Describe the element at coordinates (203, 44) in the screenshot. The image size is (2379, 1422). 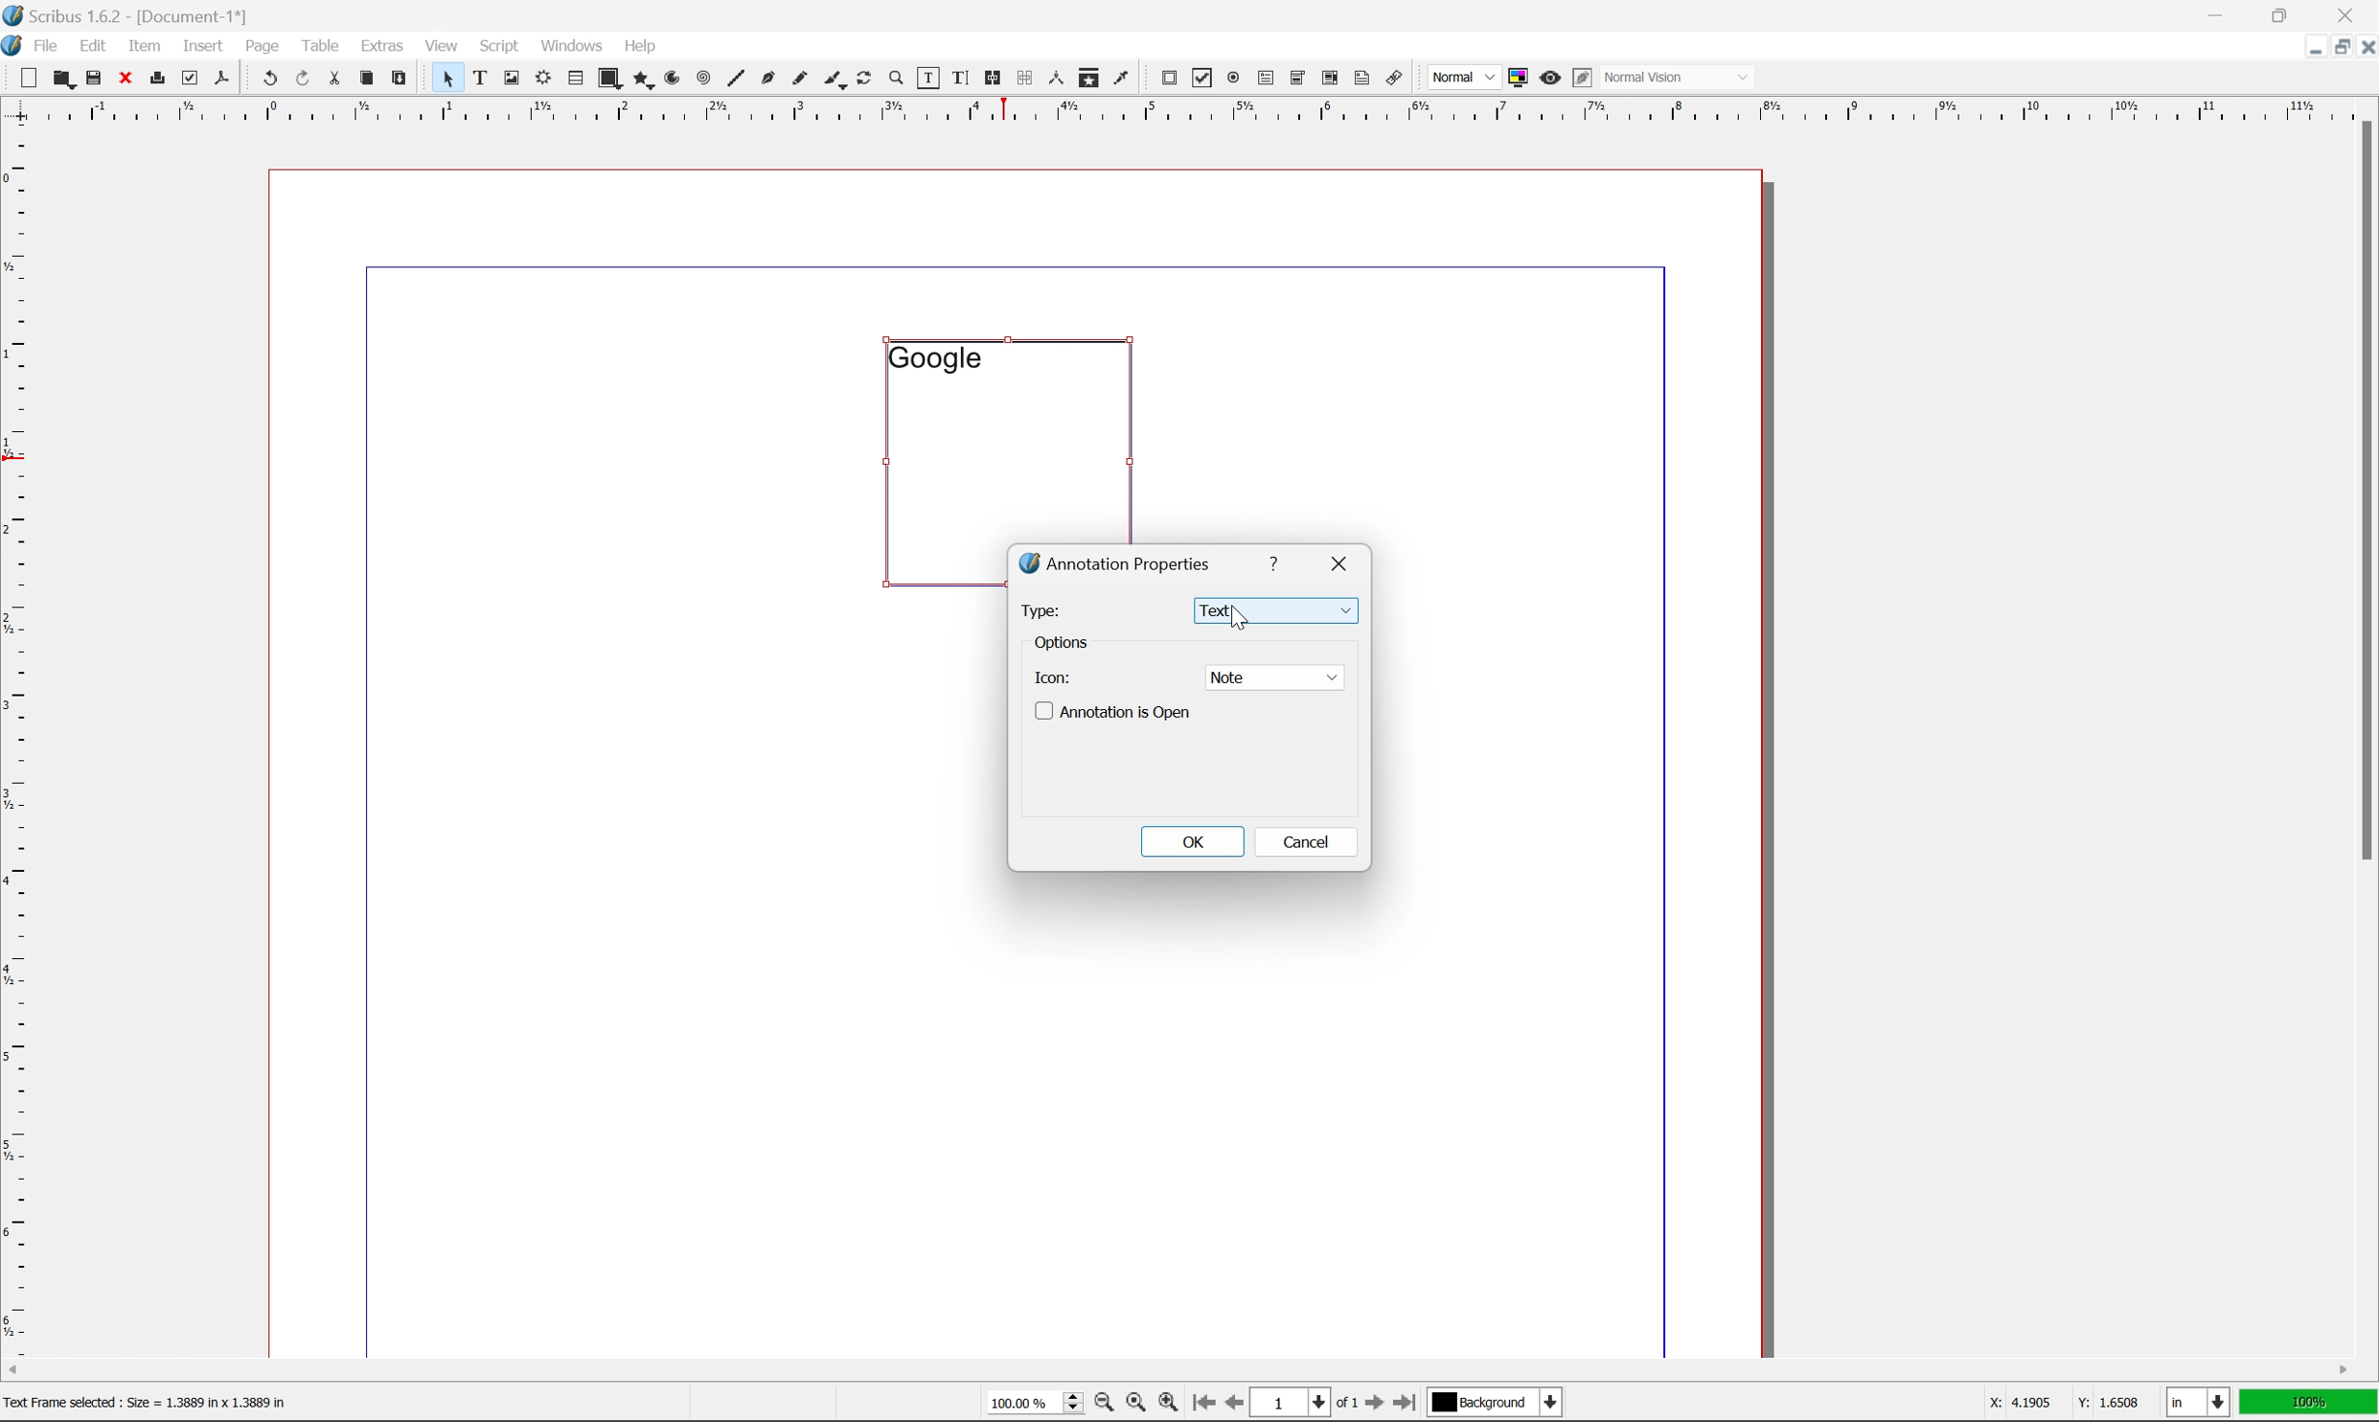
I see `insert` at that location.